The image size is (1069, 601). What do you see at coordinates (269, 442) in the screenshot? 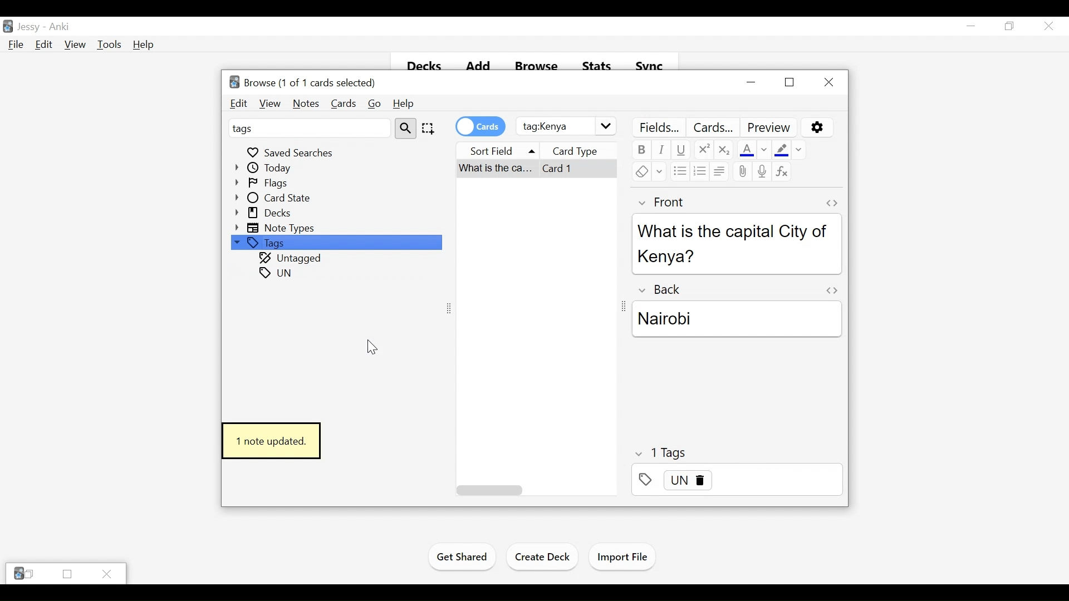
I see `1 note updated` at bounding box center [269, 442].